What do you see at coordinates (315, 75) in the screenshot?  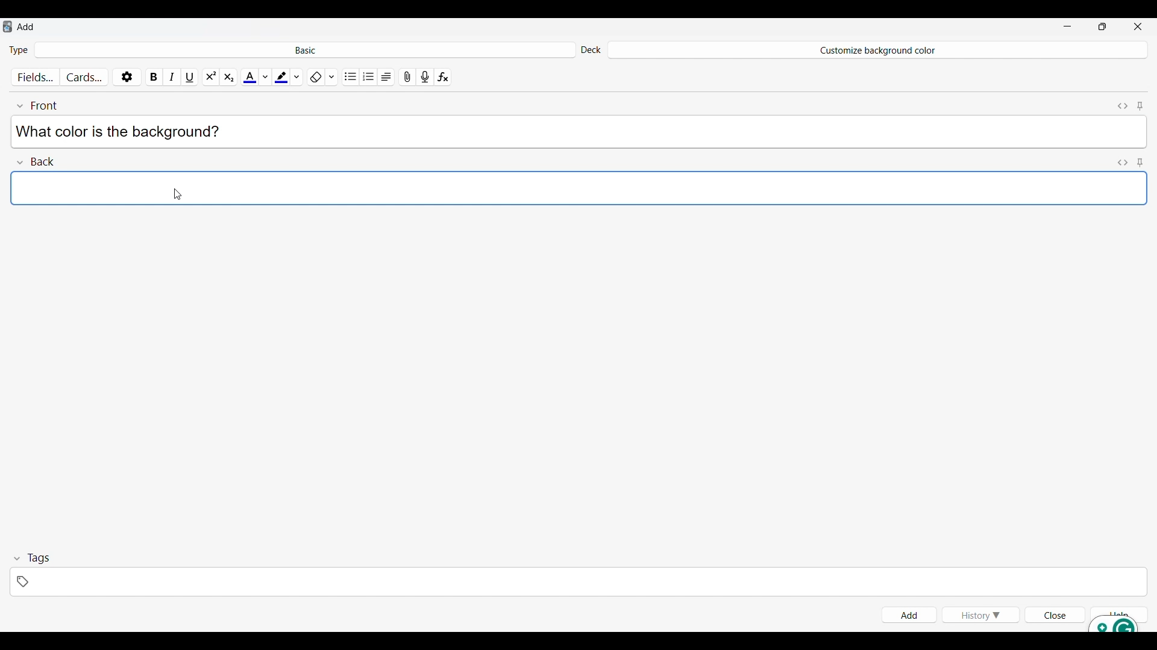 I see `Remove formatting` at bounding box center [315, 75].